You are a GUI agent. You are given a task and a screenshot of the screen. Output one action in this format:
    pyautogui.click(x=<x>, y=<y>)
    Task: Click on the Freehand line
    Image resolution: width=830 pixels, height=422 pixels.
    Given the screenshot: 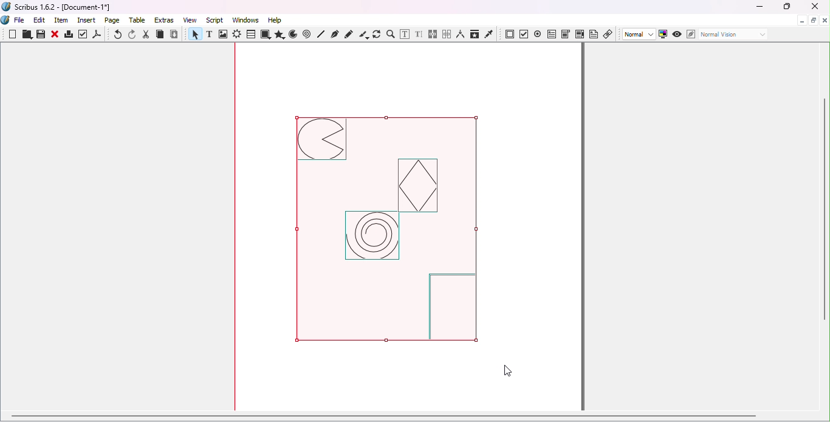 What is the action you would take?
    pyautogui.click(x=349, y=34)
    